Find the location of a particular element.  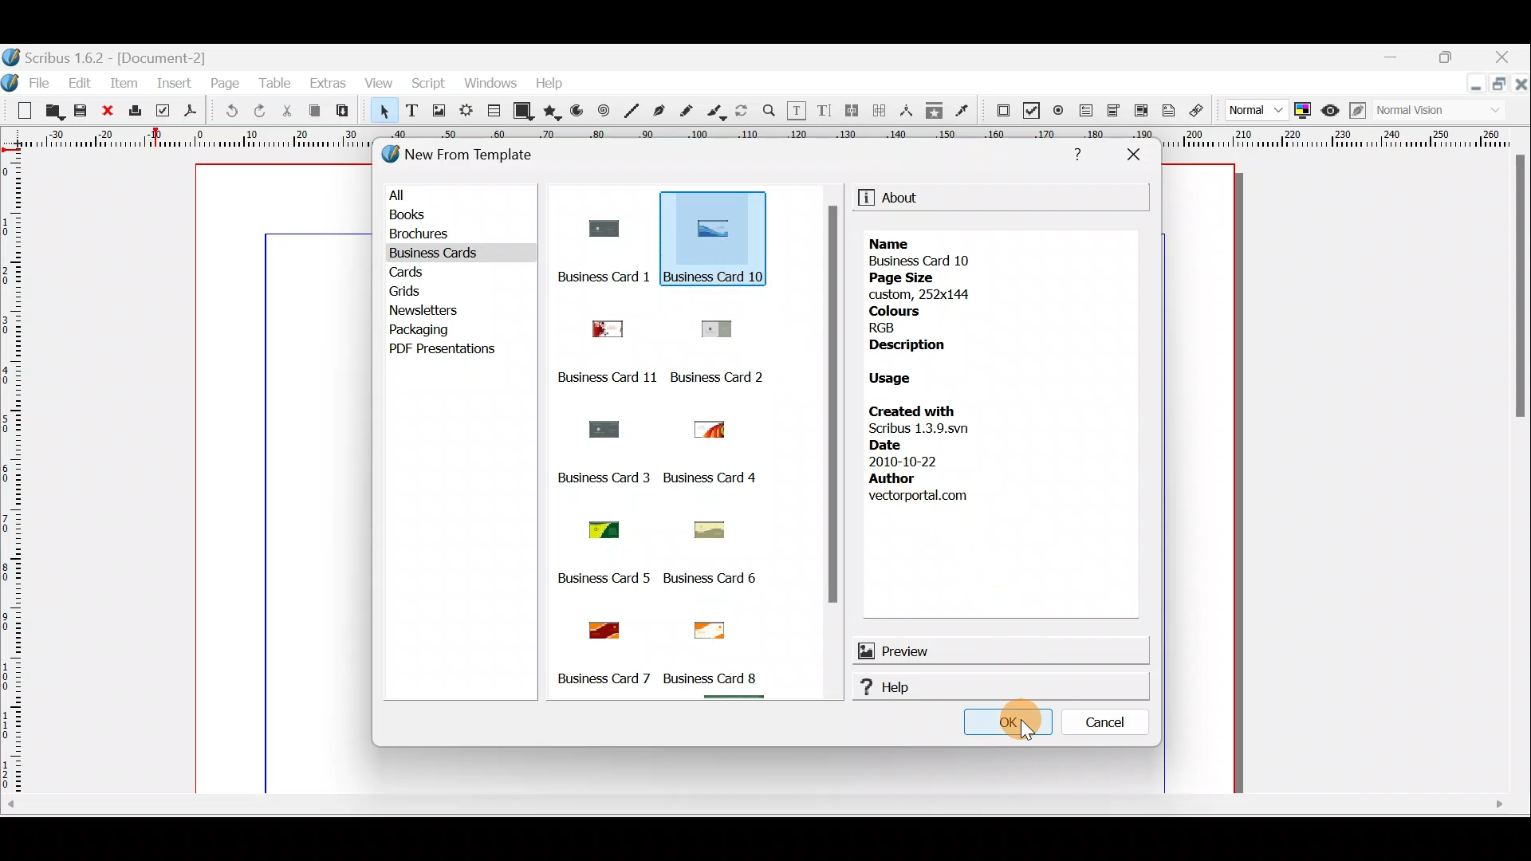

Freehand line is located at coordinates (691, 111).